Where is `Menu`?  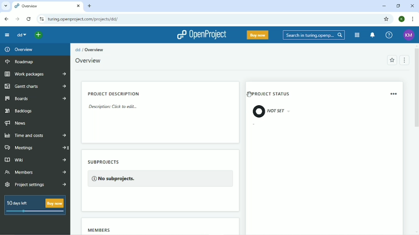
Menu is located at coordinates (404, 60).